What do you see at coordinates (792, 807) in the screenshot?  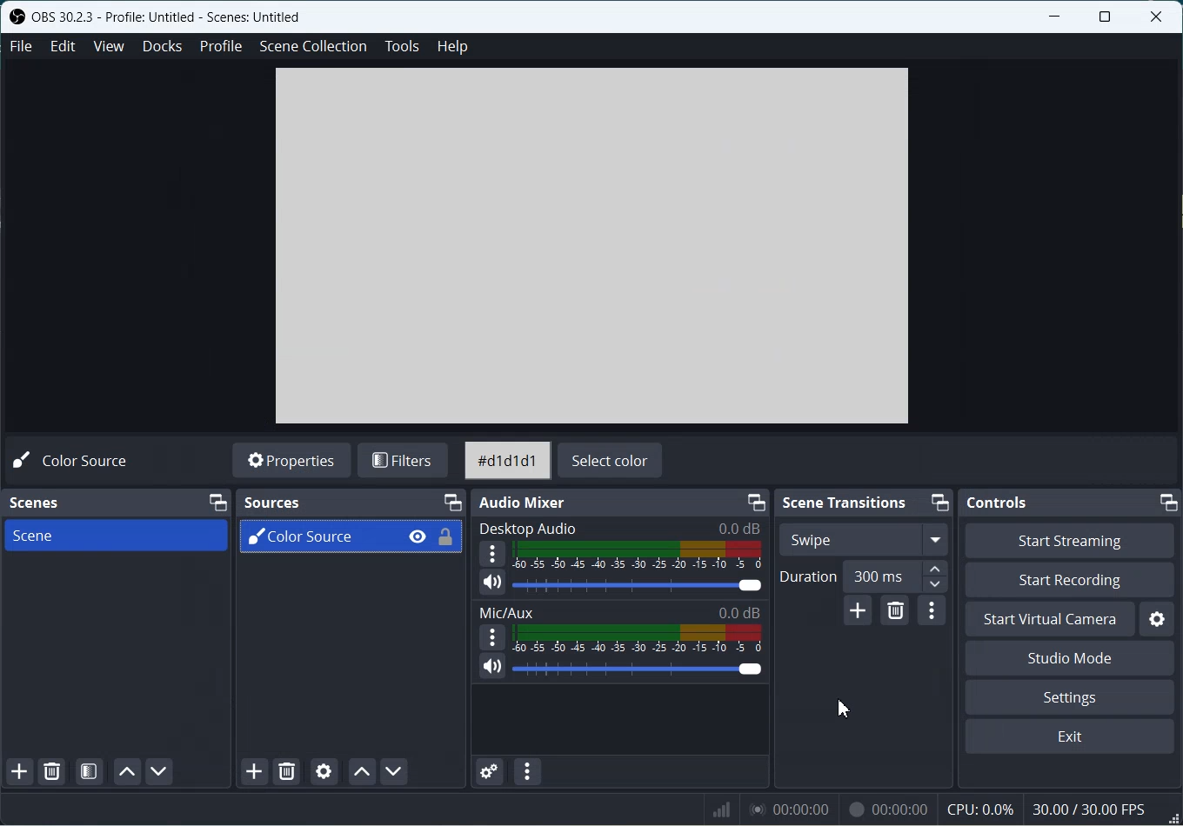 I see `00:00:00` at bounding box center [792, 807].